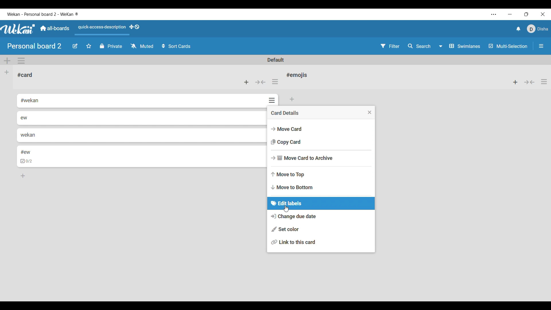 The width and height of the screenshot is (551, 310). I want to click on Minimize, so click(510, 14).